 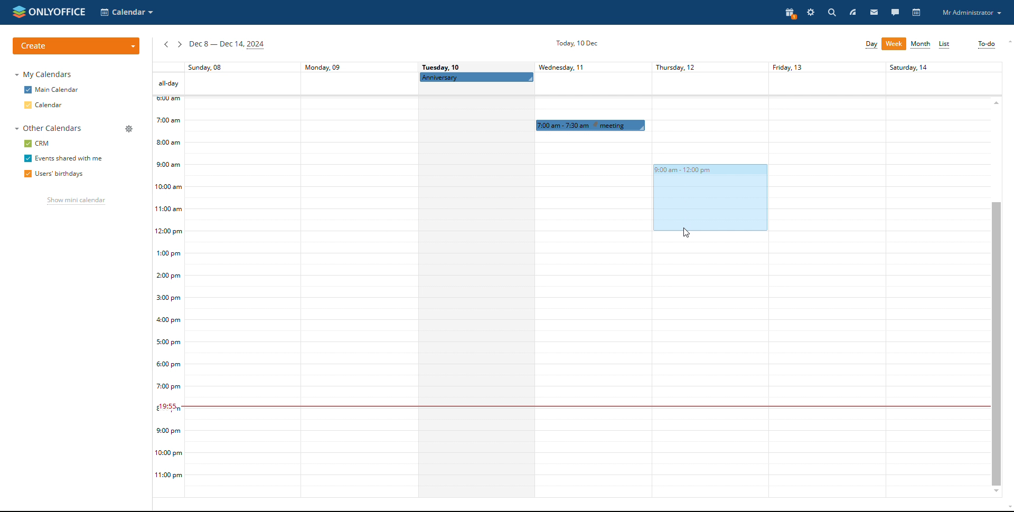 What do you see at coordinates (26, 174) in the screenshot?
I see `checkbox` at bounding box center [26, 174].